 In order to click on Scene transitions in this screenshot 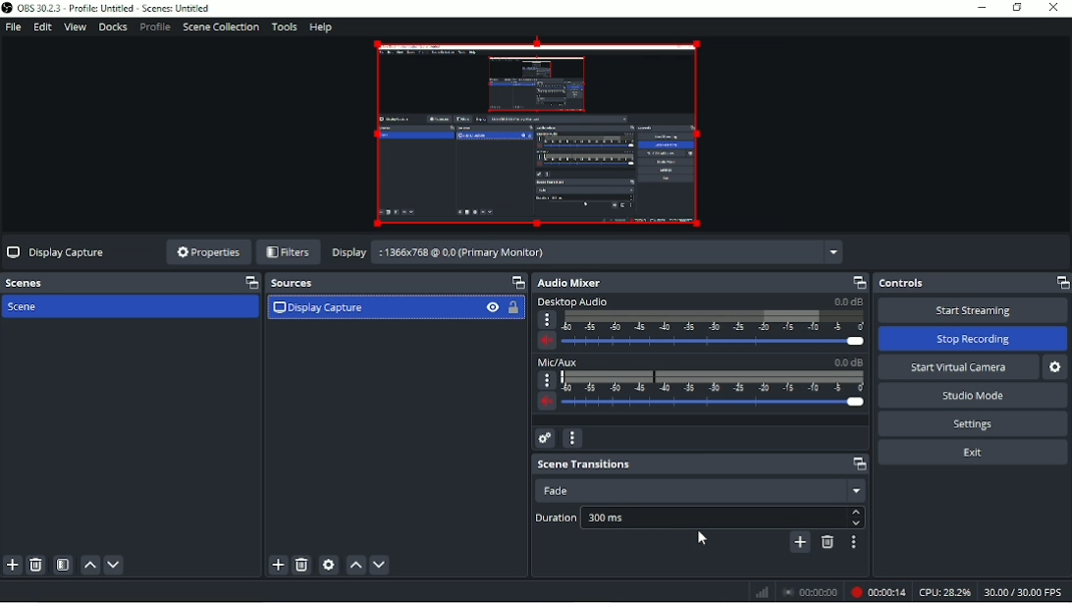, I will do `click(703, 465)`.